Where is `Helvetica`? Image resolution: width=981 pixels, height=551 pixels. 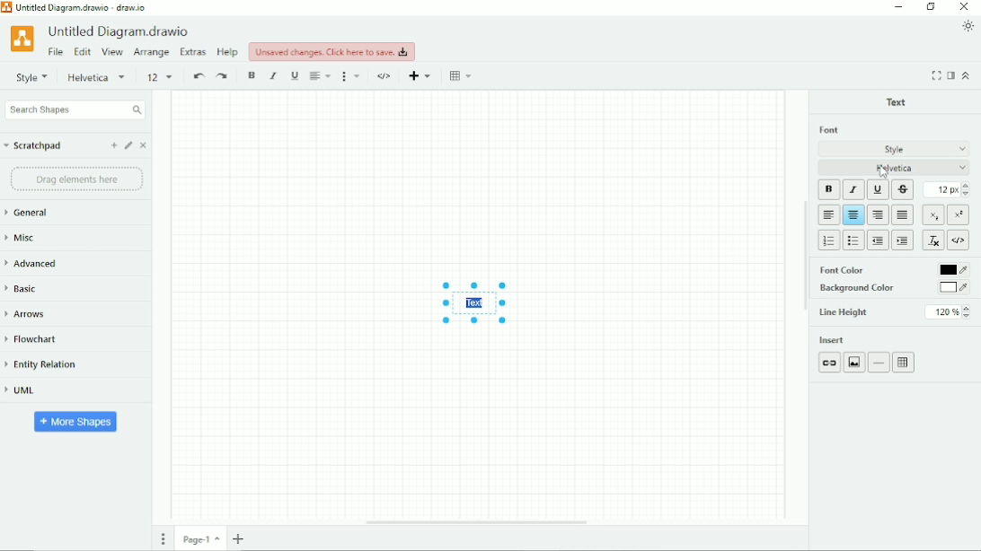 Helvetica is located at coordinates (896, 168).